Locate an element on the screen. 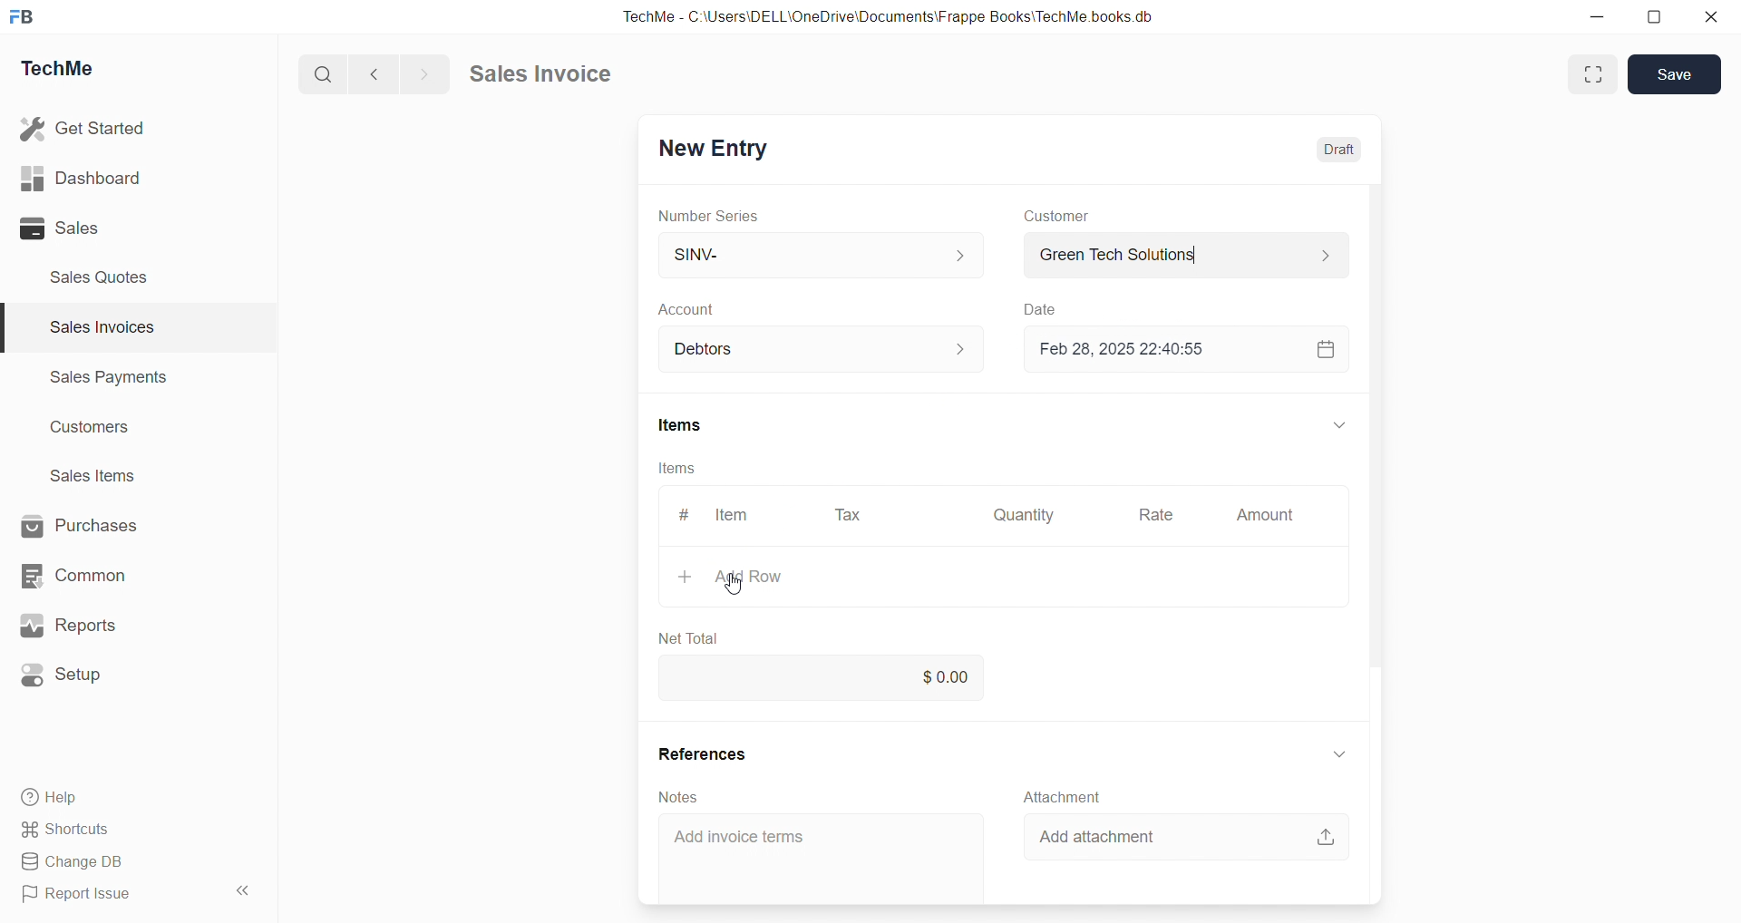 This screenshot has height=923, width=1741. References is located at coordinates (702, 753).